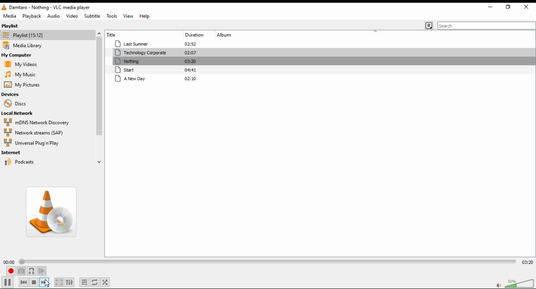 The height and width of the screenshot is (289, 536). I want to click on start, so click(156, 70).